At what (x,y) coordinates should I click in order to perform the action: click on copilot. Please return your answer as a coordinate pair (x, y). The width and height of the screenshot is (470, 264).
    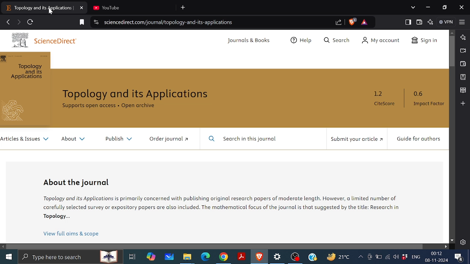
    Looking at the image, I should click on (151, 257).